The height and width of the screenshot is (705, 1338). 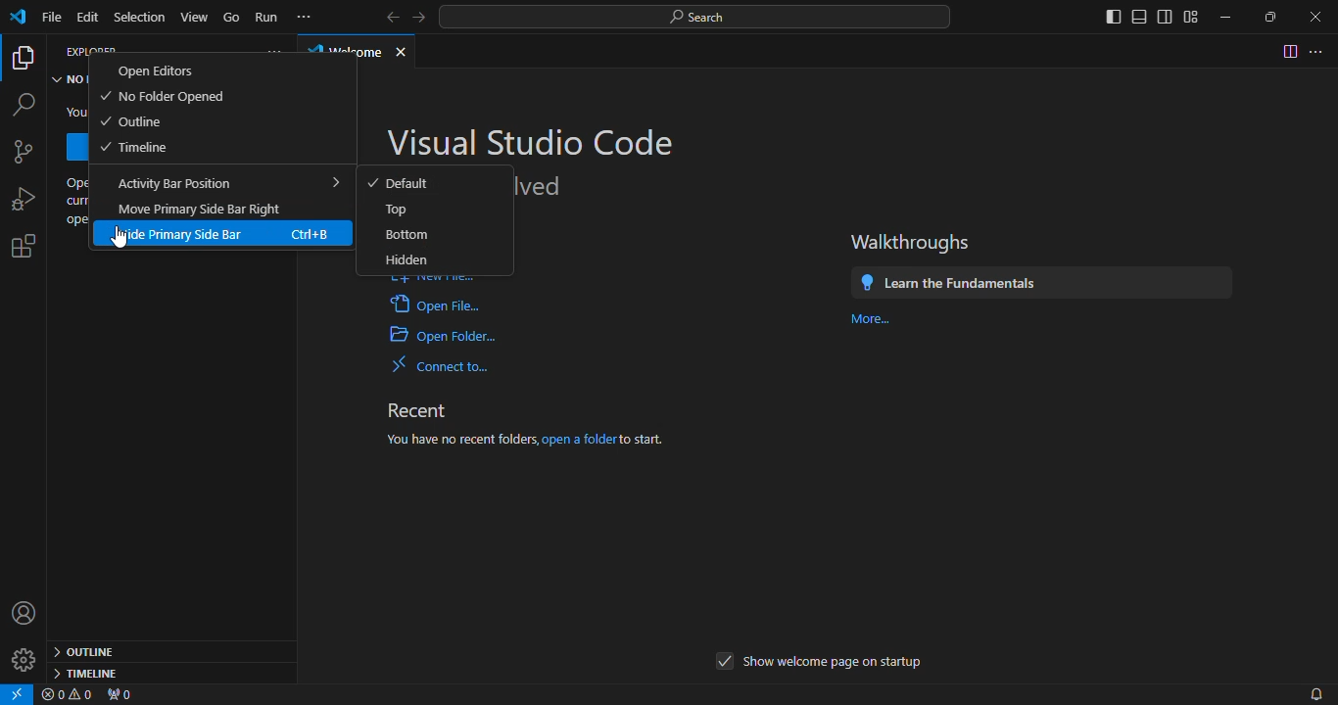 What do you see at coordinates (956, 279) in the screenshot?
I see `Learn the Fundamentals` at bounding box center [956, 279].